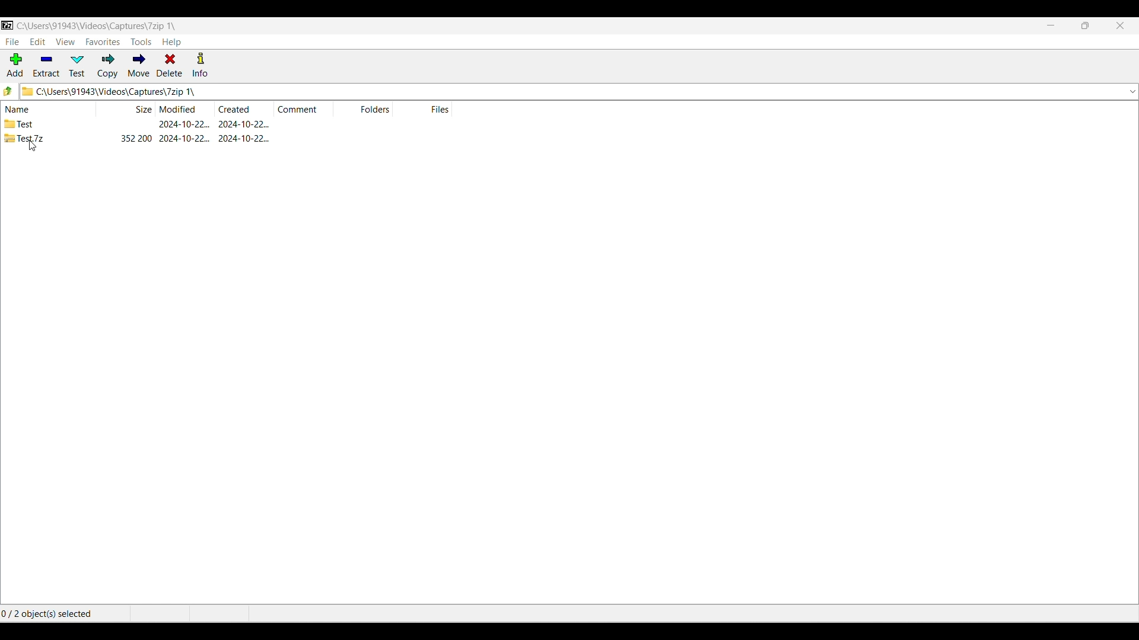 The image size is (1139, 640). I want to click on Delete, so click(170, 65).